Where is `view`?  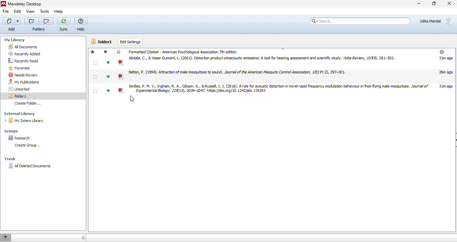 view is located at coordinates (30, 11).